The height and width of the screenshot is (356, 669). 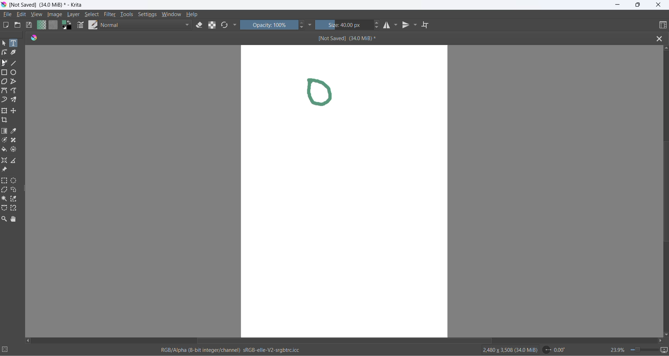 What do you see at coordinates (644, 350) in the screenshot?
I see `zoom slider` at bounding box center [644, 350].